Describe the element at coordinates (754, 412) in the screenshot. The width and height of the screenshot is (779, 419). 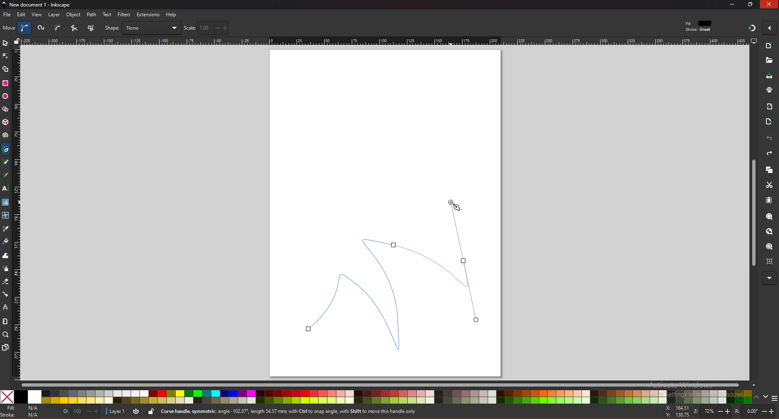
I see `rotate` at that location.